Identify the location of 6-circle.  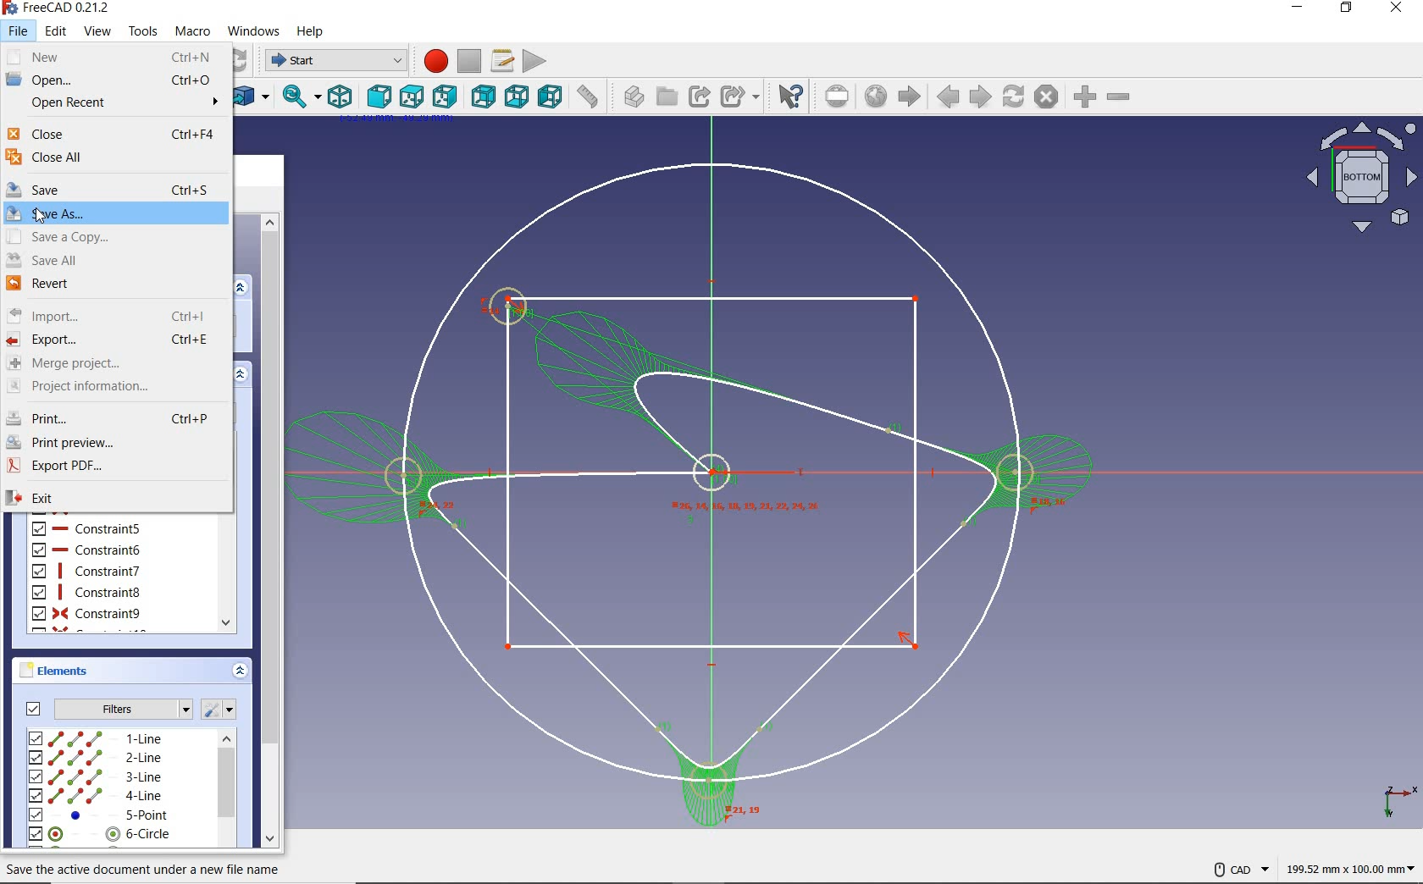
(101, 834).